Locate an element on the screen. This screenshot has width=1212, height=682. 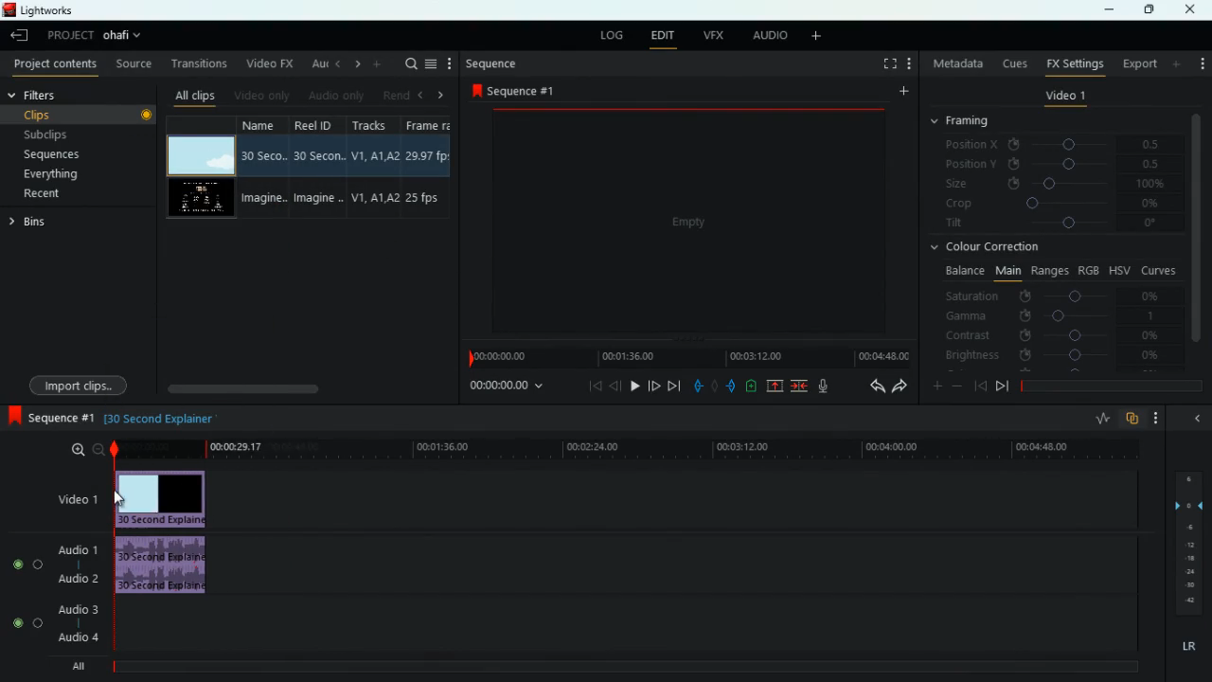
29.97 fbs is located at coordinates (430, 154).